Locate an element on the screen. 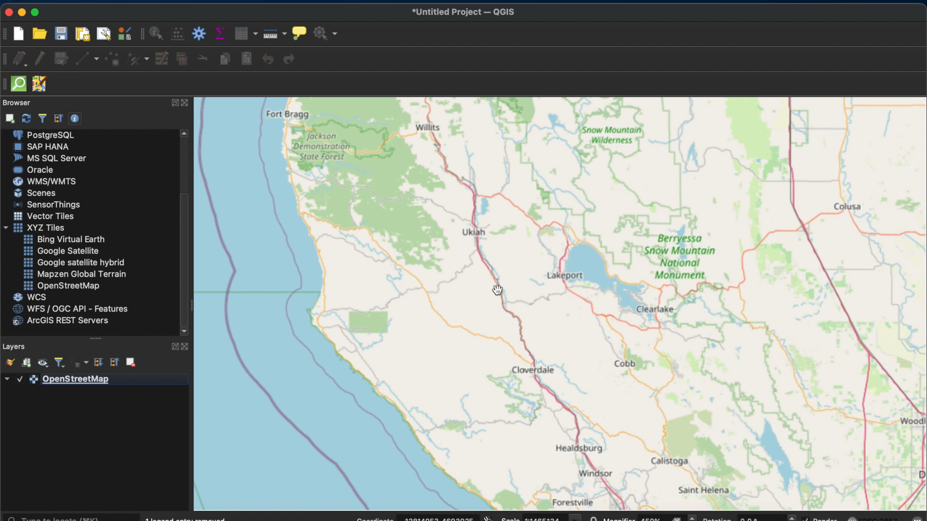  filter legend is located at coordinates (60, 363).